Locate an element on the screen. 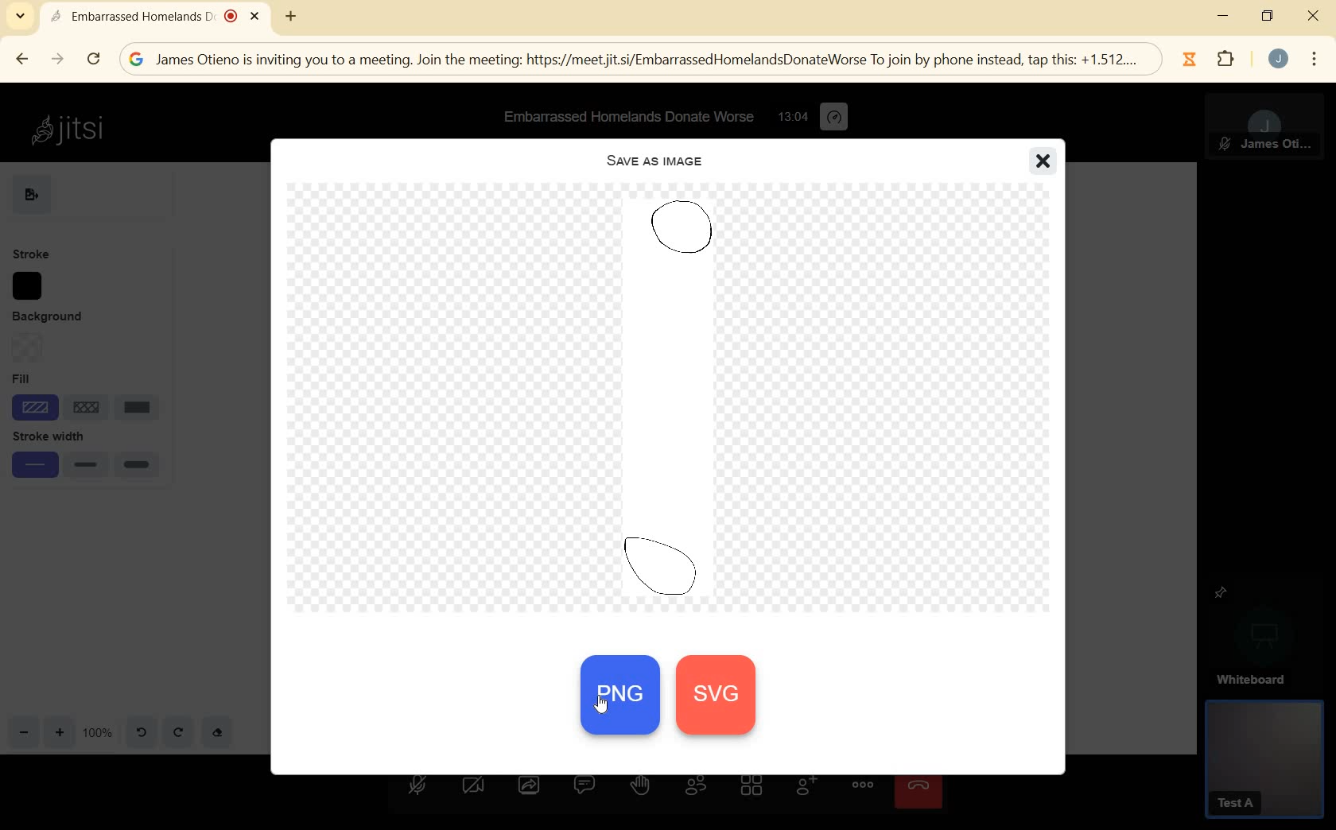 This screenshot has height=830, width=1336. extensions is located at coordinates (1227, 62).